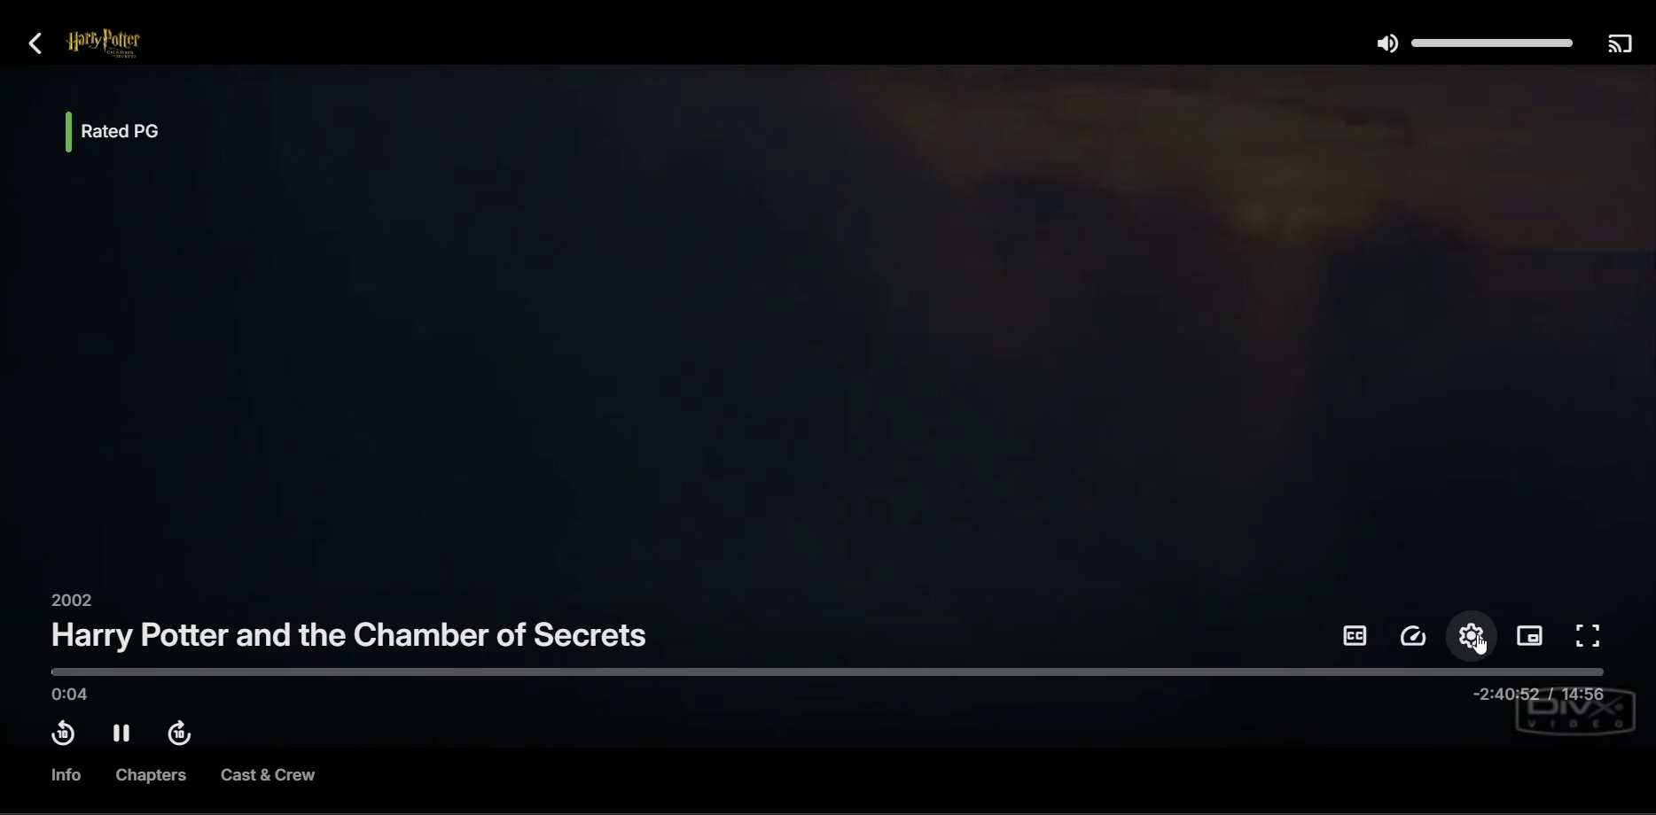 The height and width of the screenshot is (815, 1656). What do you see at coordinates (1355, 636) in the screenshot?
I see `Subtitles` at bounding box center [1355, 636].